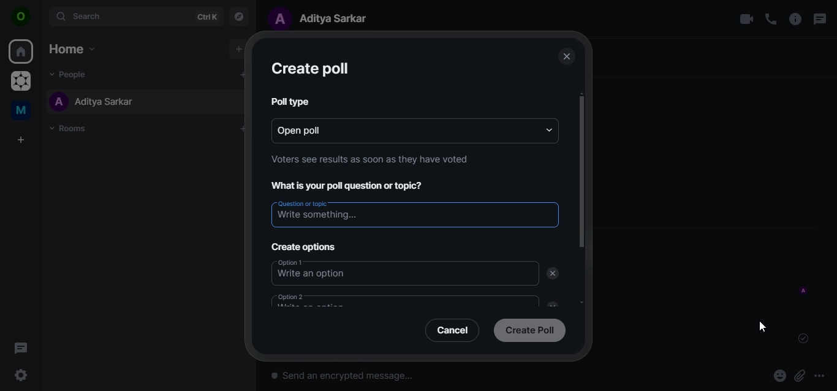  I want to click on close, so click(566, 57).